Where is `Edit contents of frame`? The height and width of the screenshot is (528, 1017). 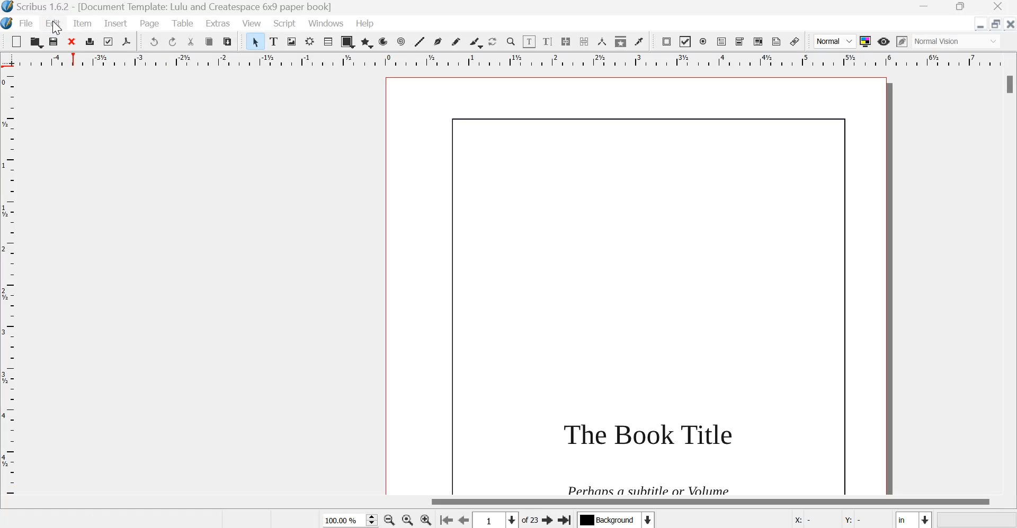 Edit contents of frame is located at coordinates (529, 41).